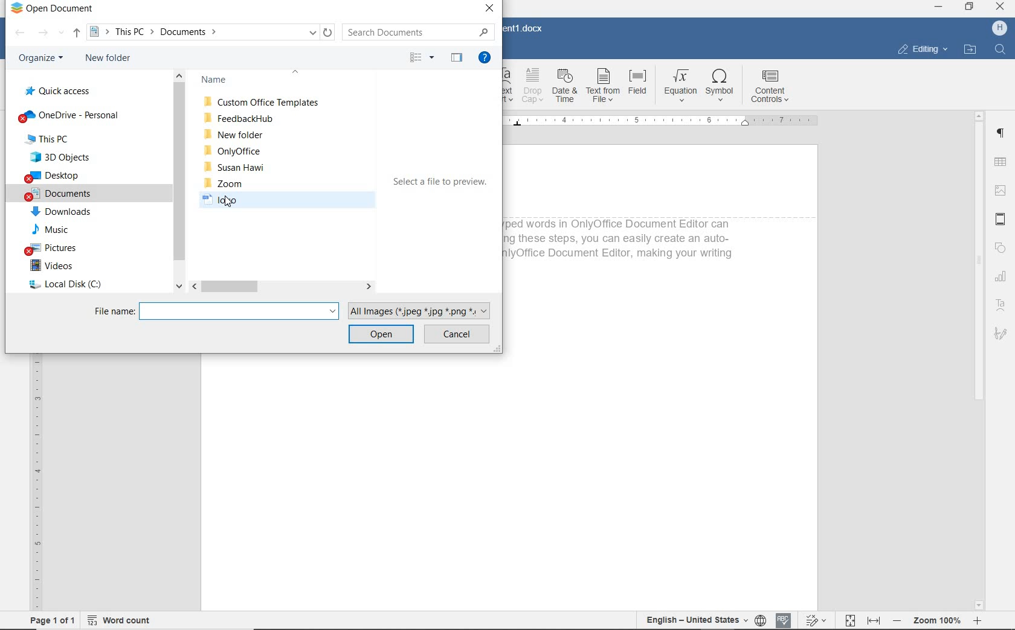 The image size is (1015, 630). Describe the element at coordinates (227, 203) in the screenshot. I see `Cursor` at that location.